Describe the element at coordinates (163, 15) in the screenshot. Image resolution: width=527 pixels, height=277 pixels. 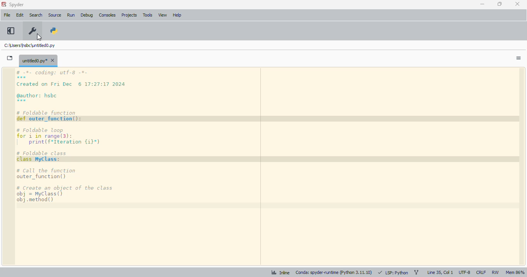
I see `view` at that location.